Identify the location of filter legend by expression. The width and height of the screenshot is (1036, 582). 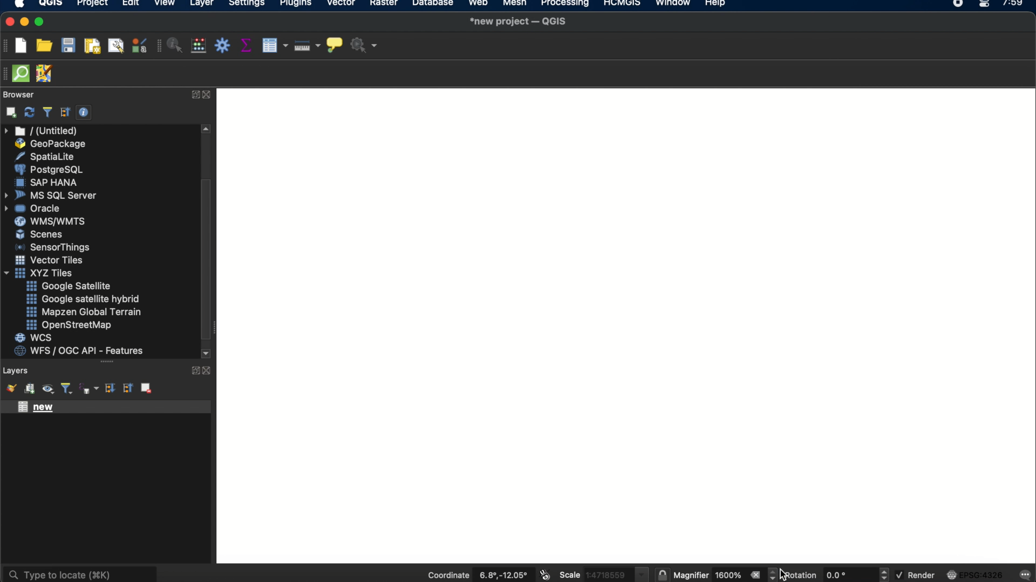
(90, 389).